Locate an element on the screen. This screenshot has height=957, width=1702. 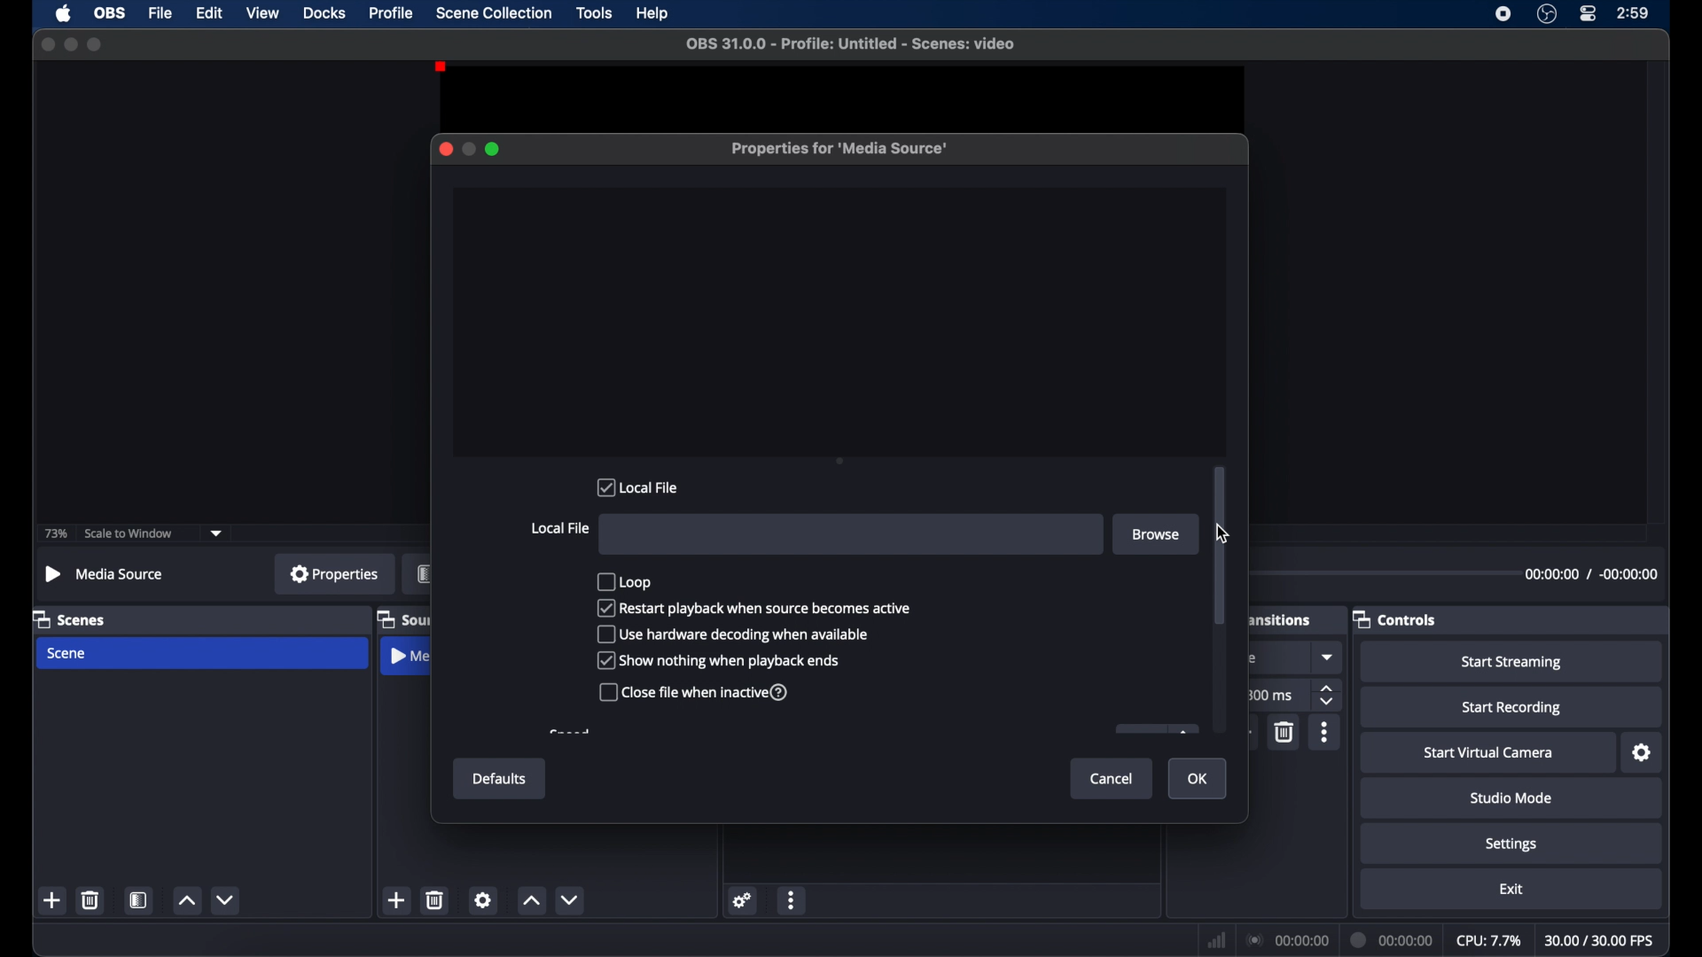
scale to window is located at coordinates (131, 533).